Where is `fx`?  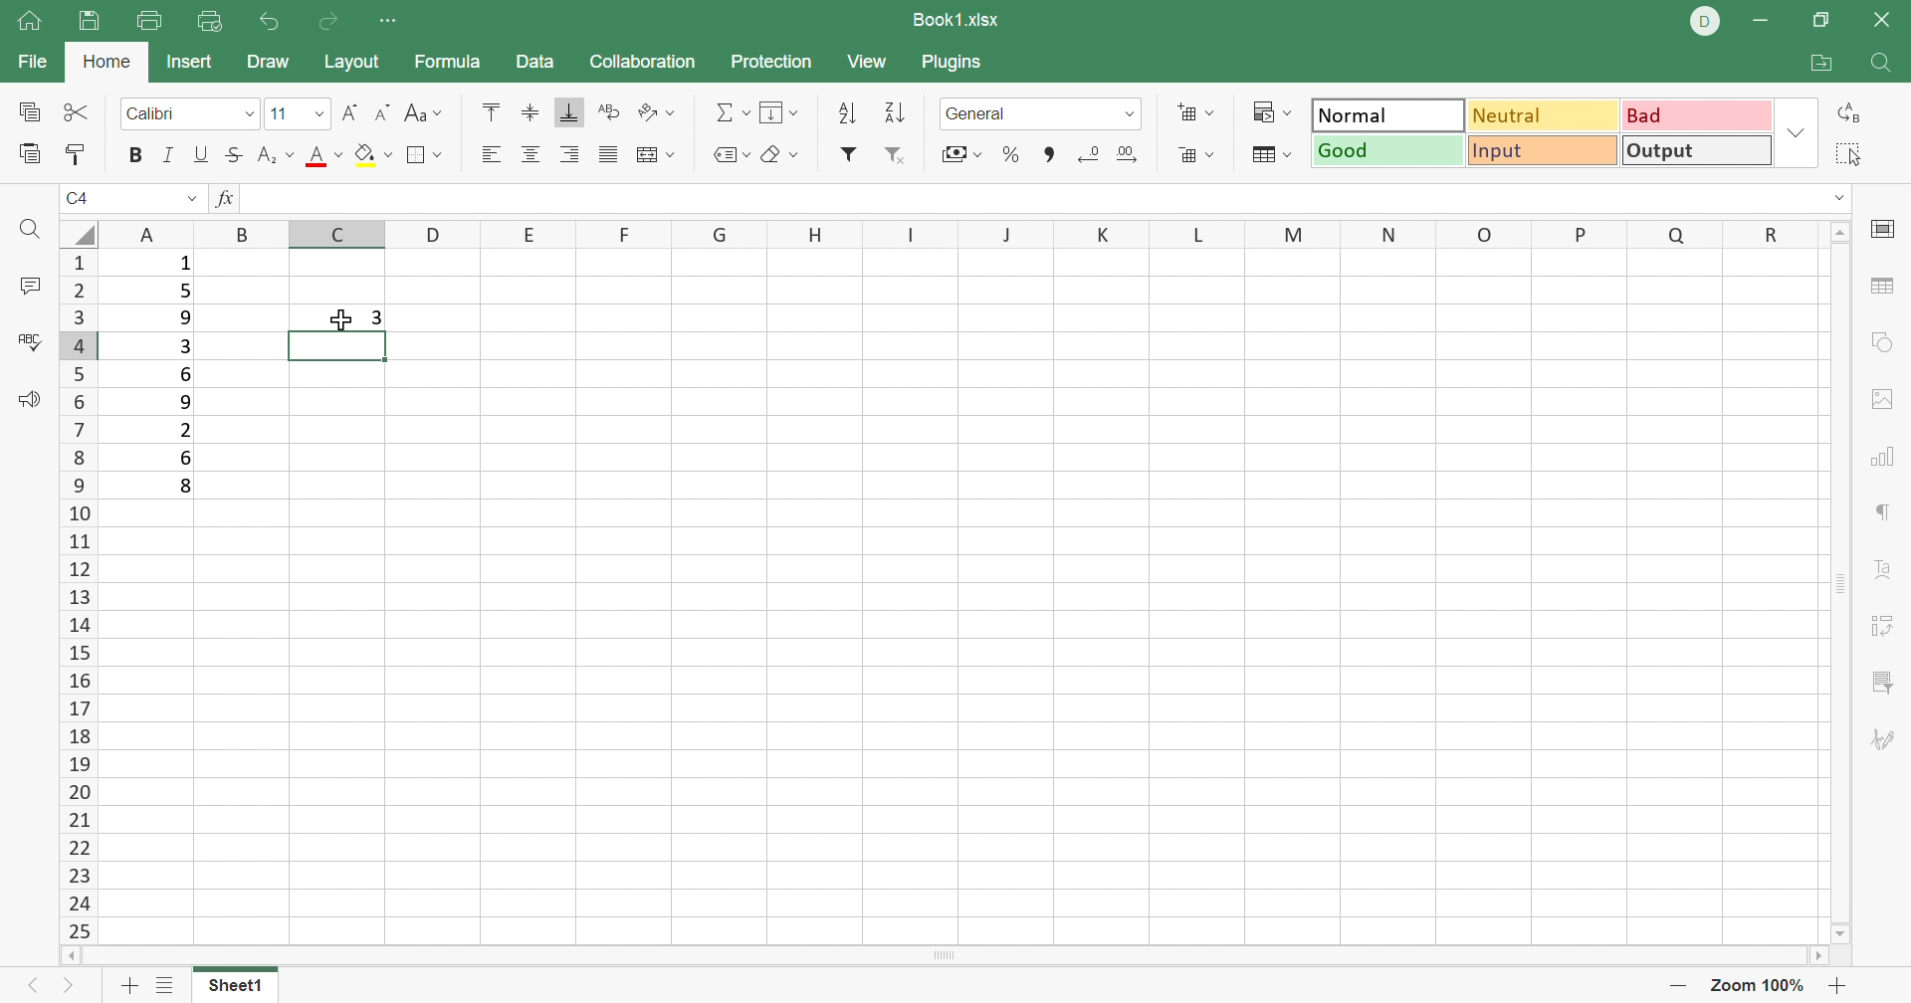 fx is located at coordinates (226, 197).